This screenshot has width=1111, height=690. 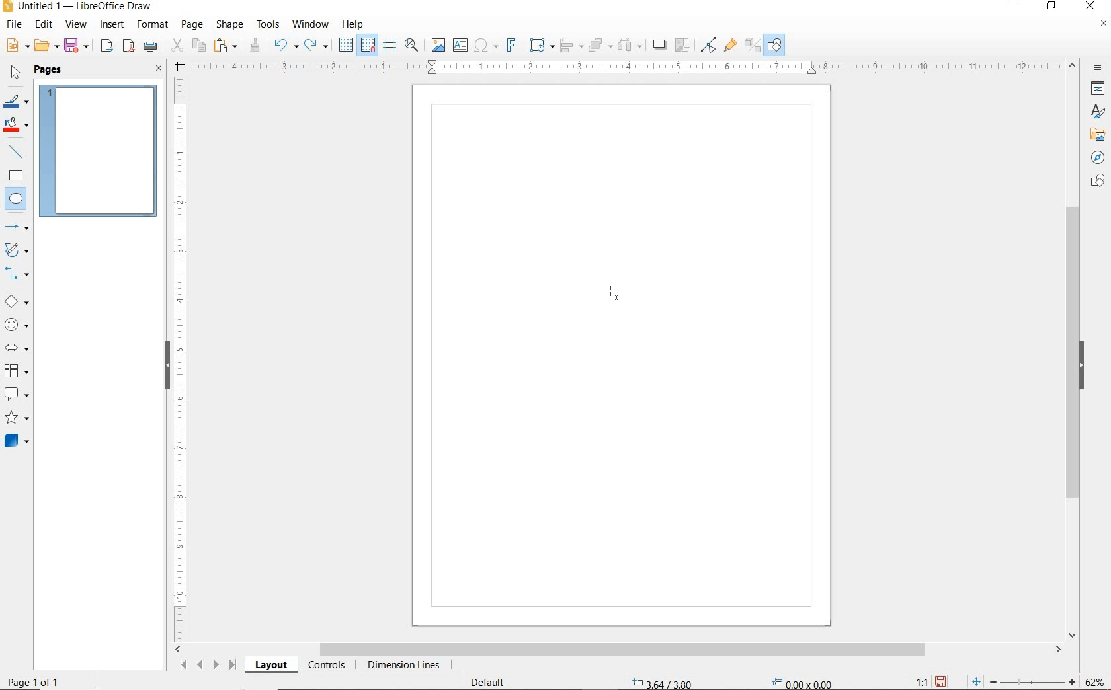 What do you see at coordinates (411, 44) in the screenshot?
I see `ZOOM & PAN` at bounding box center [411, 44].